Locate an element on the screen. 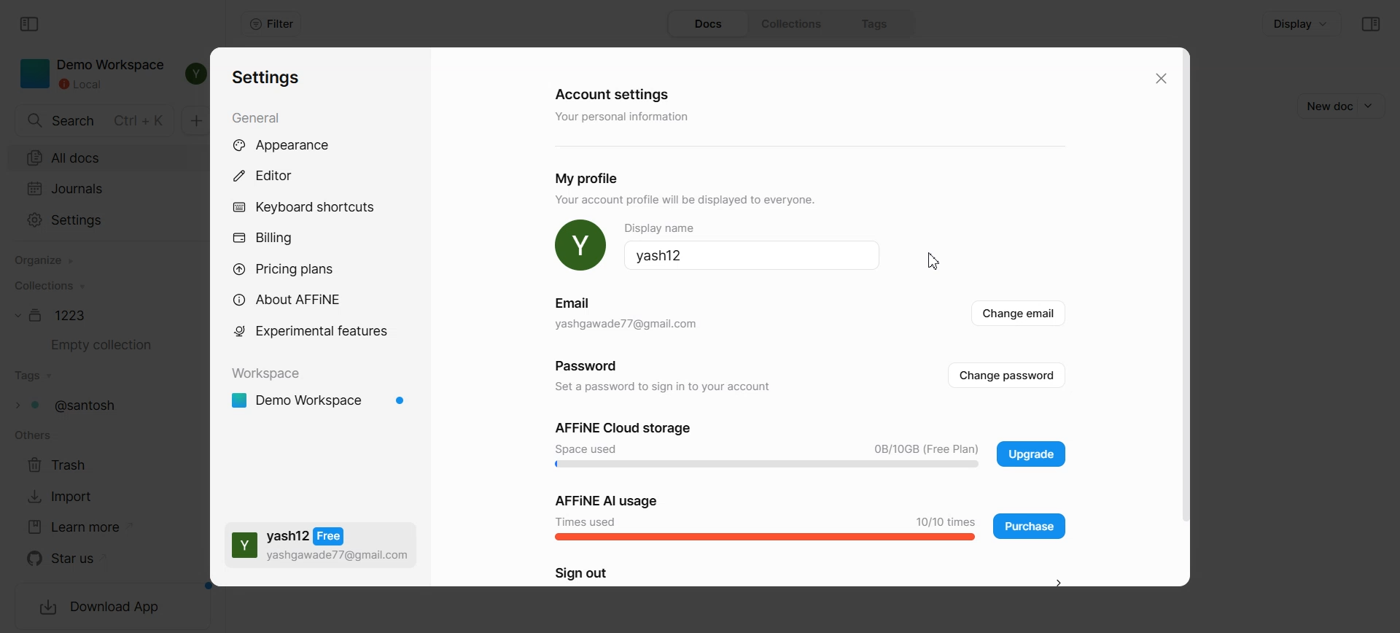 This screenshot has width=1400, height=633. Tags is located at coordinates (34, 376).